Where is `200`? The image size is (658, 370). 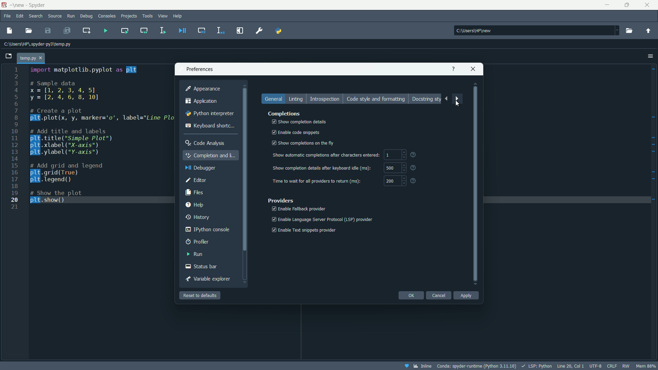 200 is located at coordinates (390, 182).